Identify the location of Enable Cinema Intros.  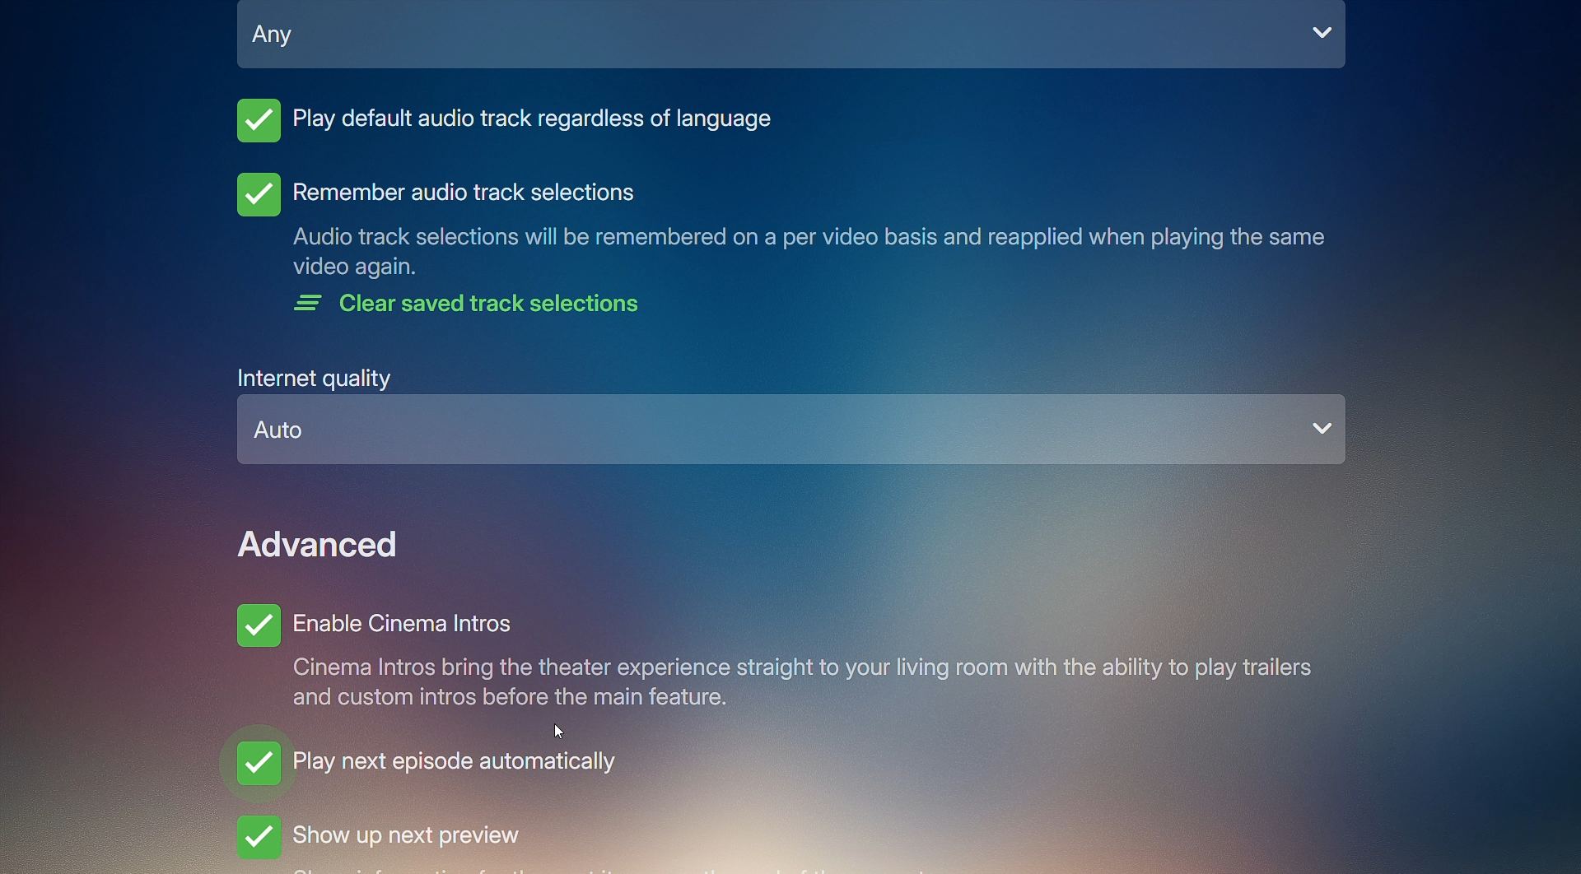
(773, 656).